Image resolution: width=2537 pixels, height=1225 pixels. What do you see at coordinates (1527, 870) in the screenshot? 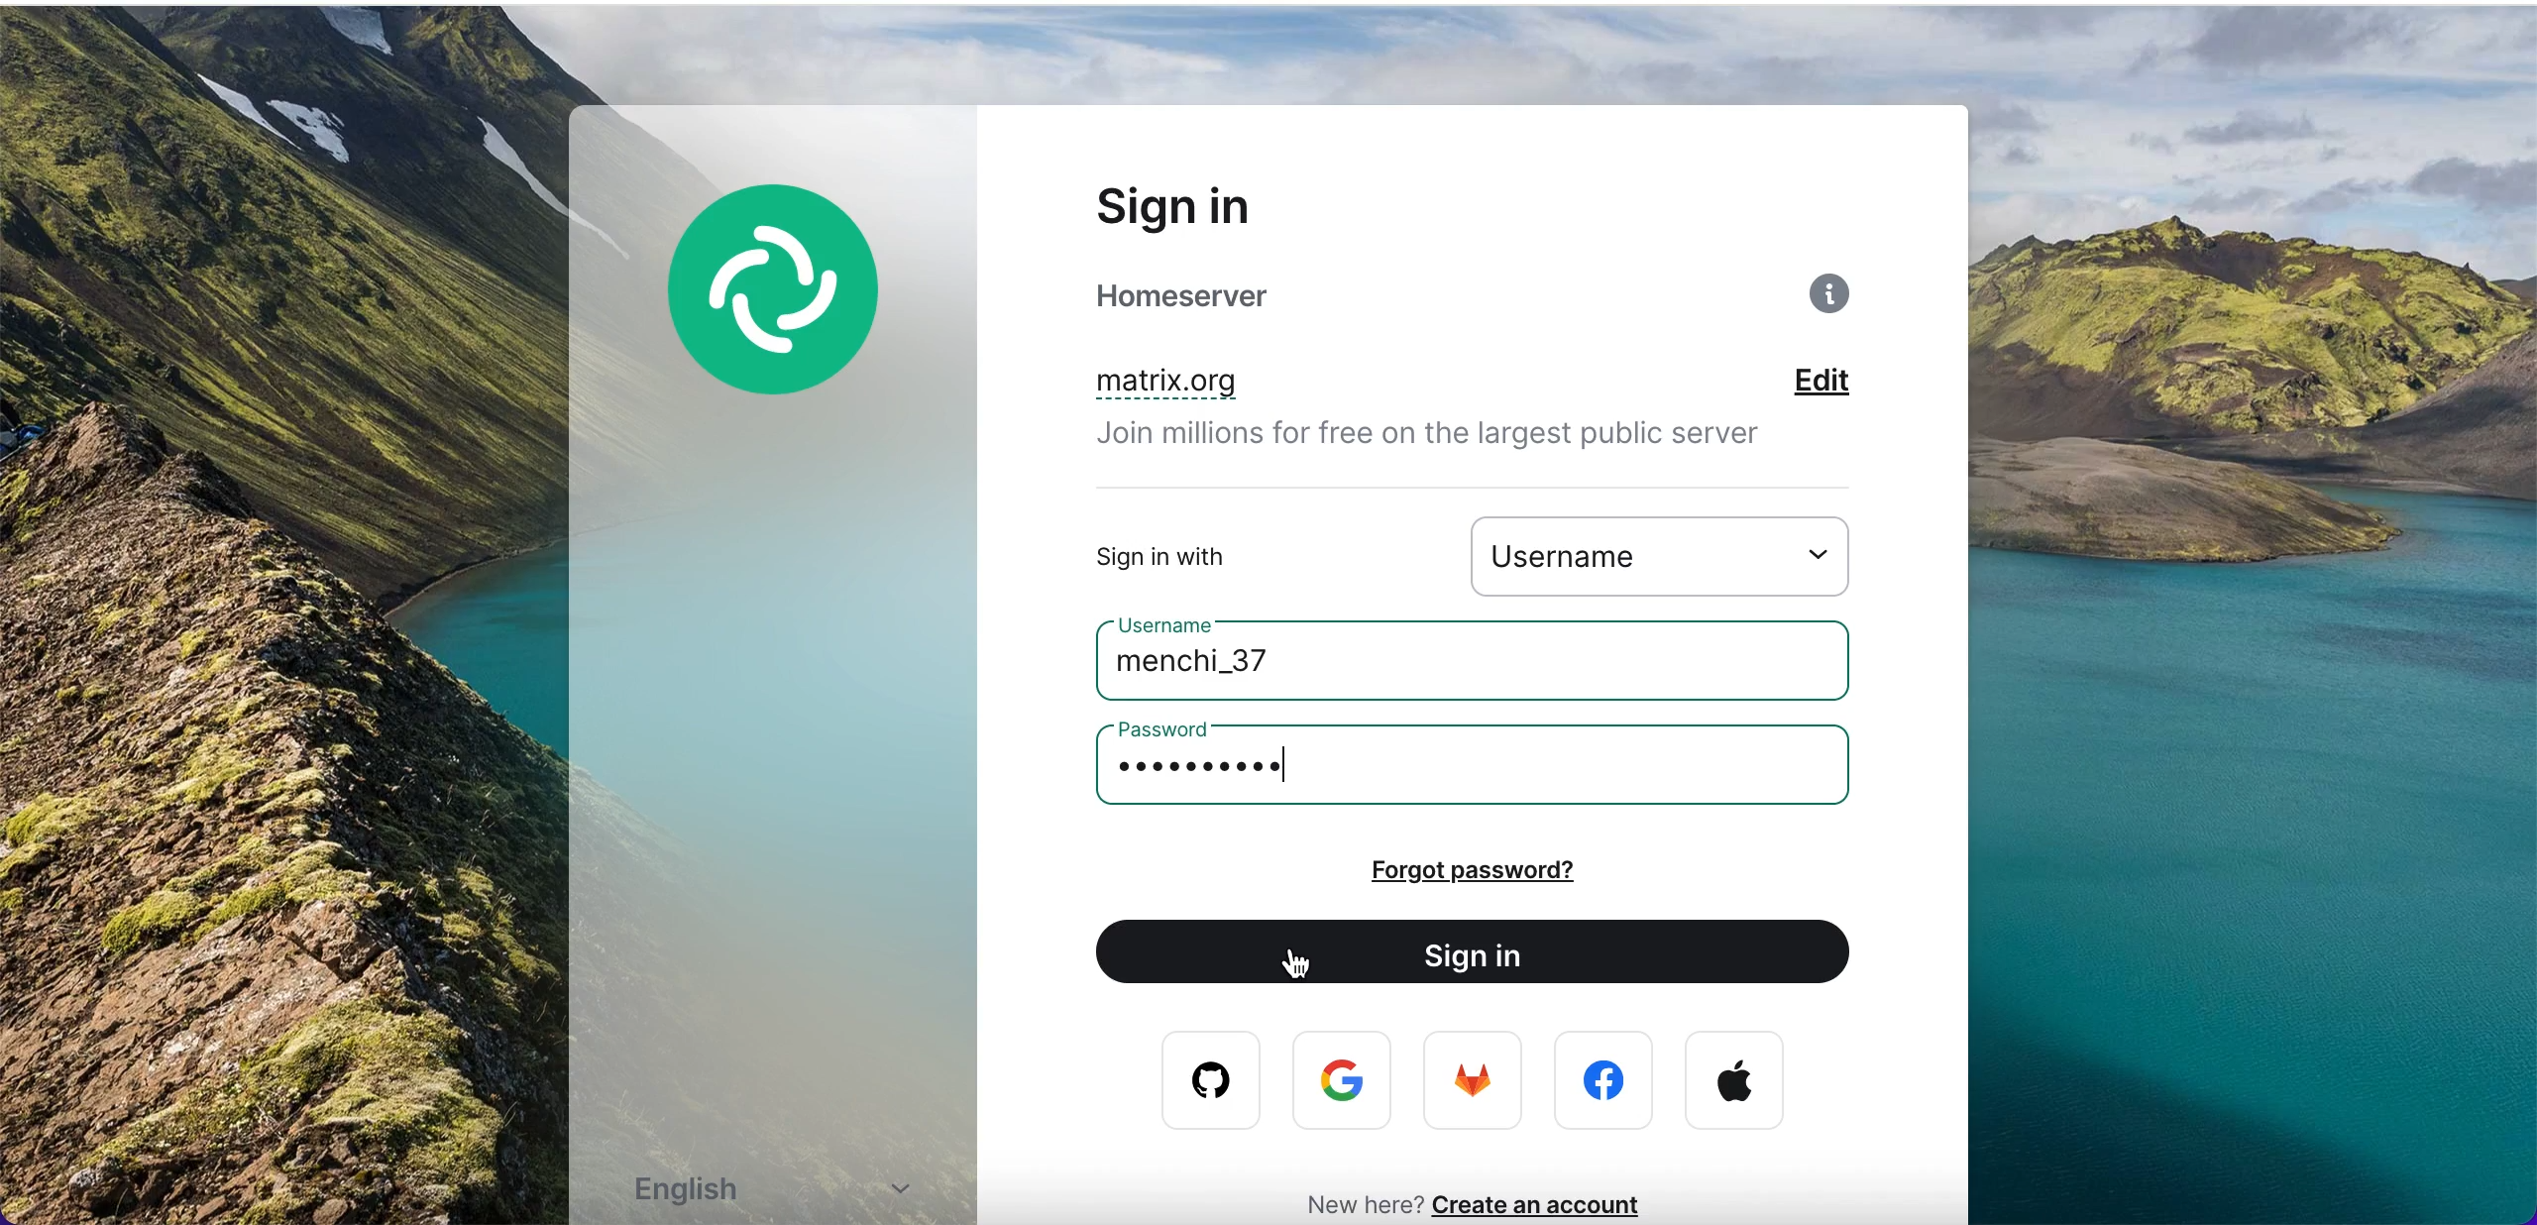
I see `forgot password?` at bounding box center [1527, 870].